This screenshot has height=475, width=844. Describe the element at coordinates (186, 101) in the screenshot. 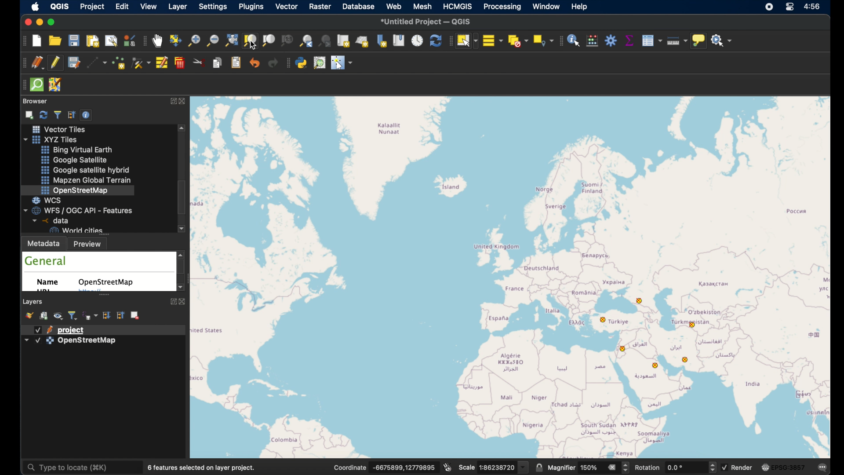

I see `close` at that location.